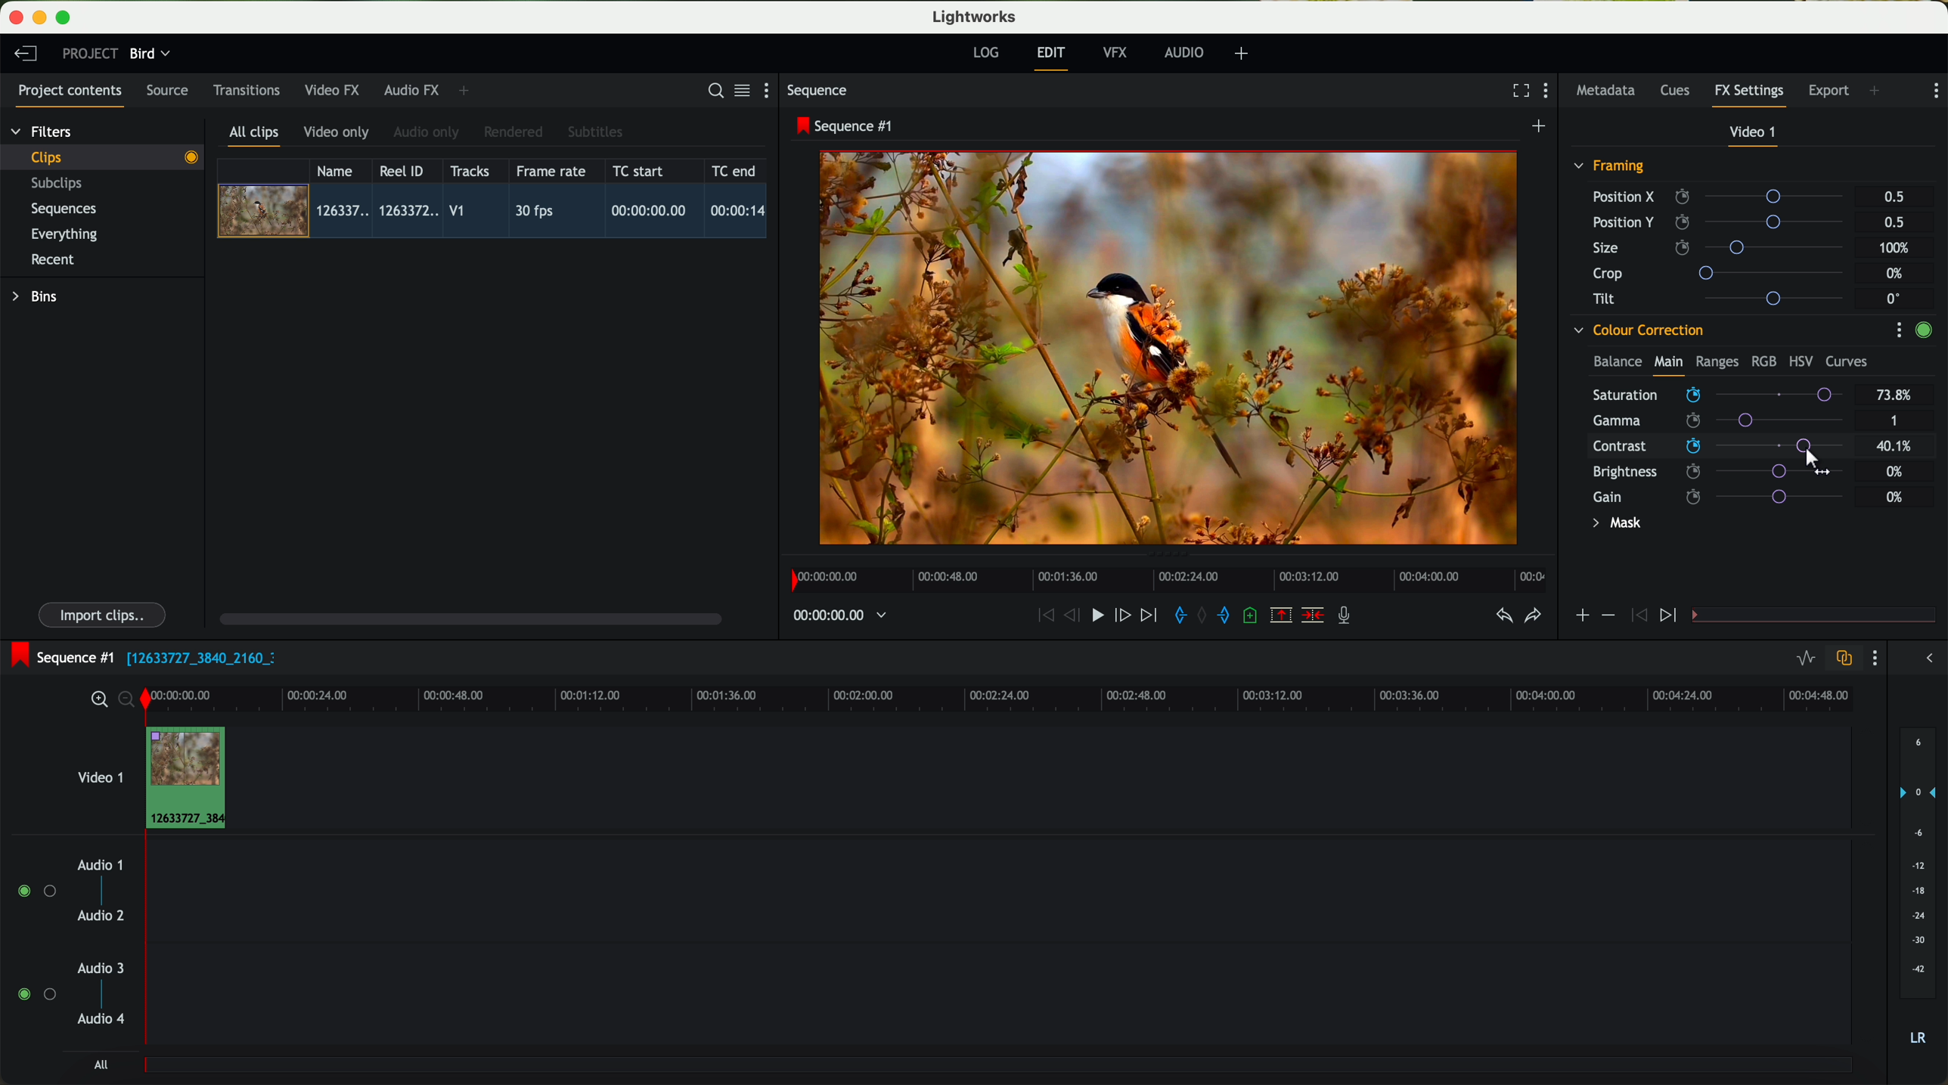 This screenshot has width=1948, height=1085. What do you see at coordinates (101, 864) in the screenshot?
I see `audio 1` at bounding box center [101, 864].